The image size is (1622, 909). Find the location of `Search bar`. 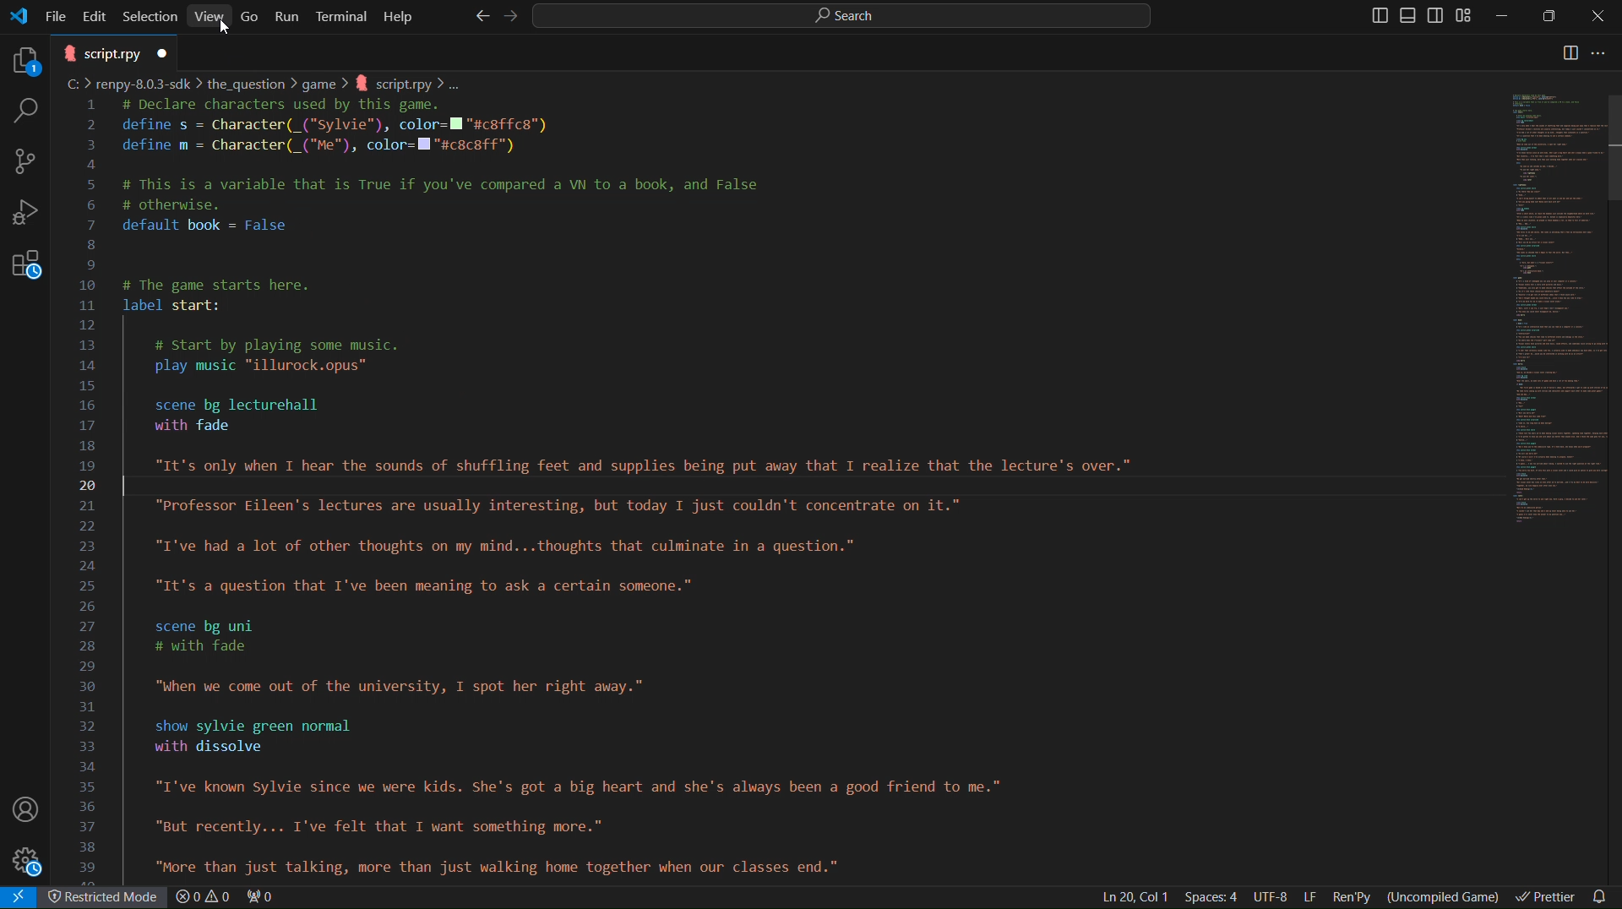

Search bar is located at coordinates (838, 15).